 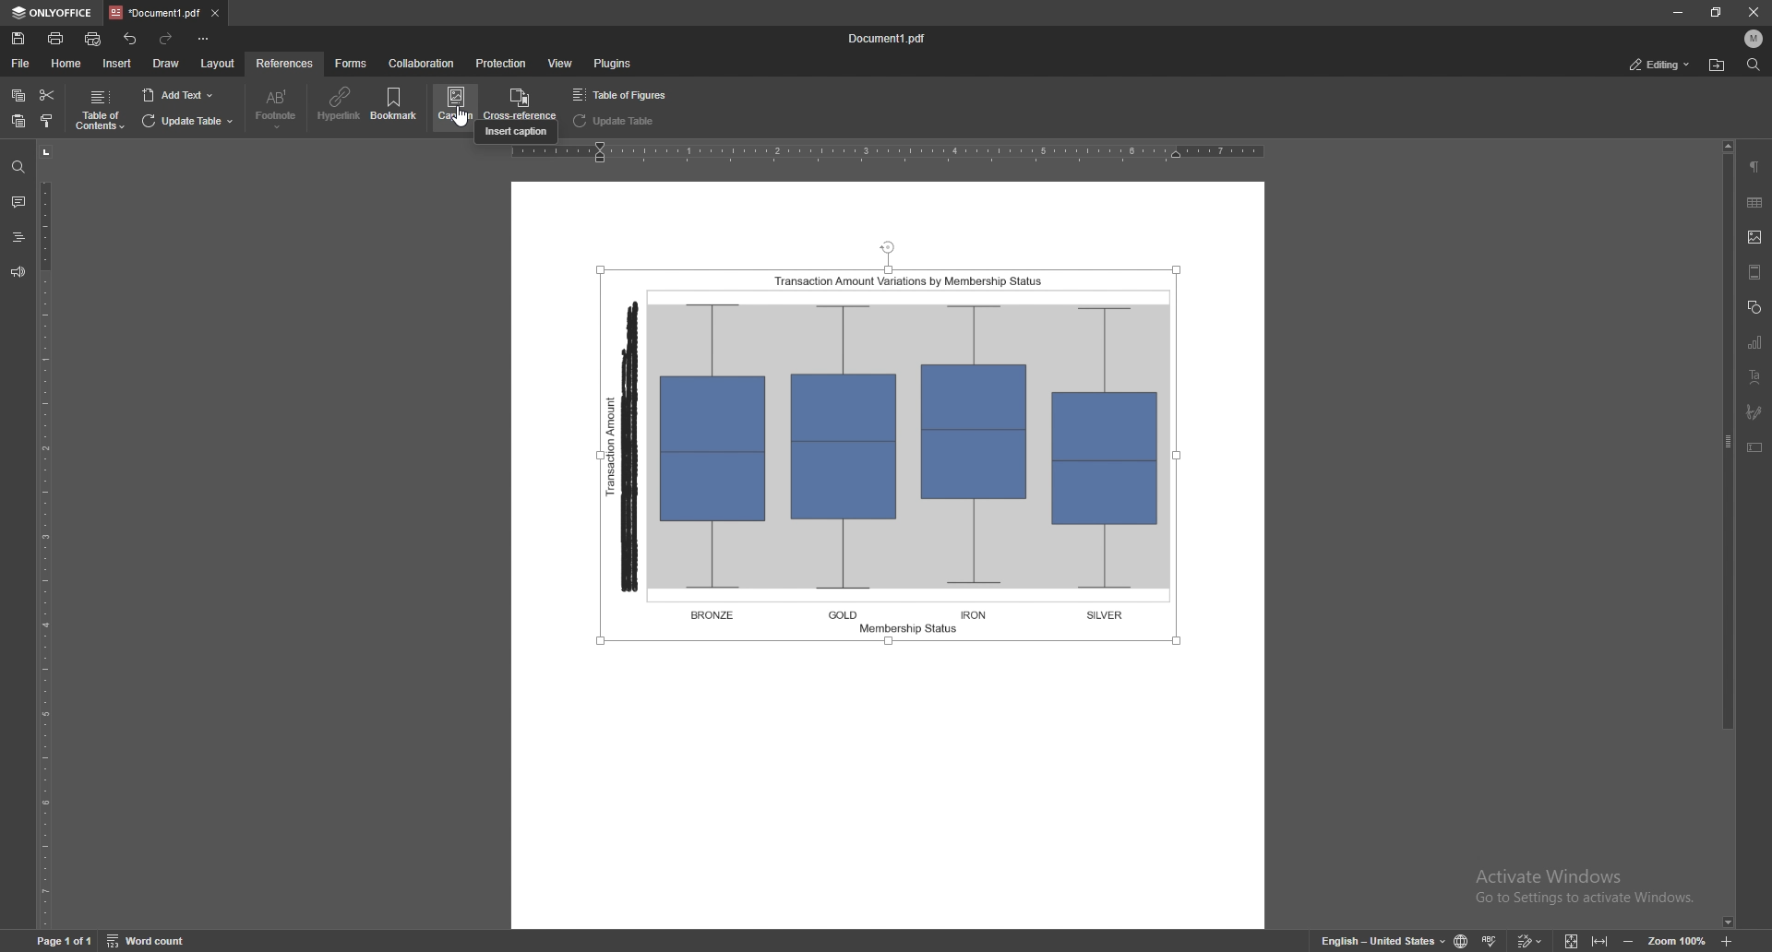 I want to click on forms, so click(x=353, y=64).